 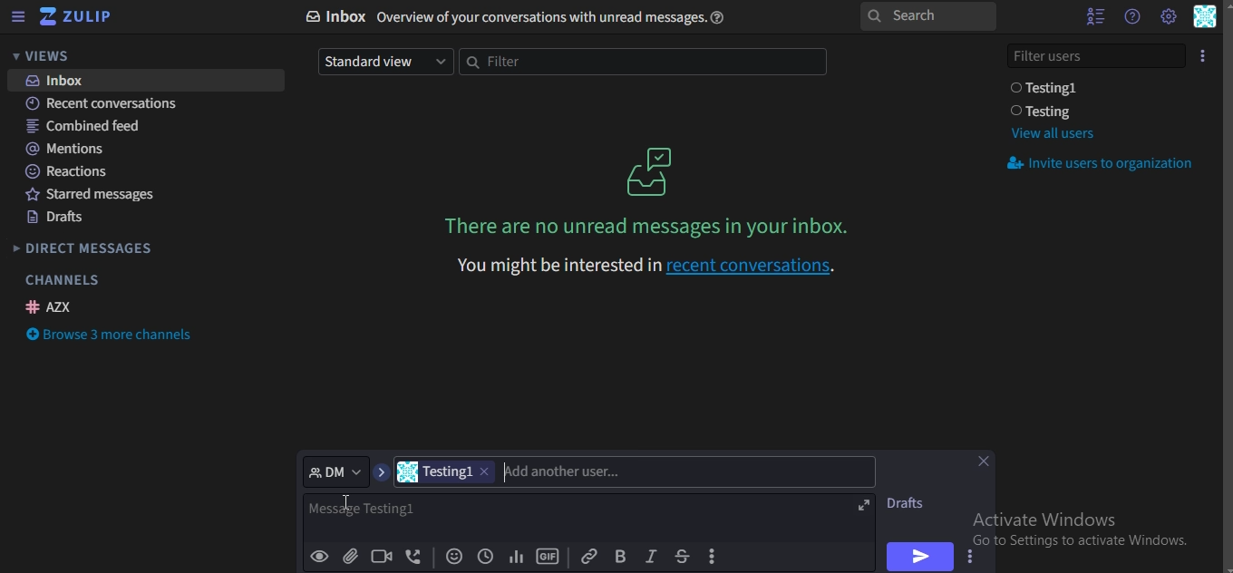 What do you see at coordinates (588, 555) in the screenshot?
I see `link` at bounding box center [588, 555].